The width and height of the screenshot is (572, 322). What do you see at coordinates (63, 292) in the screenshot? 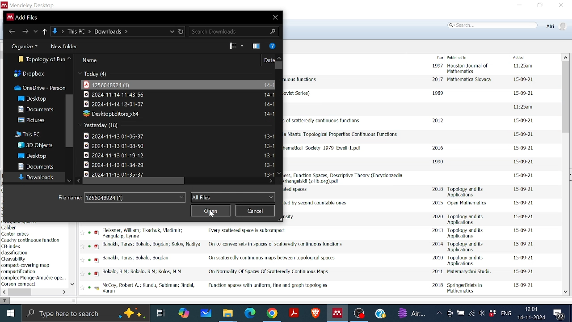
I see `Move left` at bounding box center [63, 292].